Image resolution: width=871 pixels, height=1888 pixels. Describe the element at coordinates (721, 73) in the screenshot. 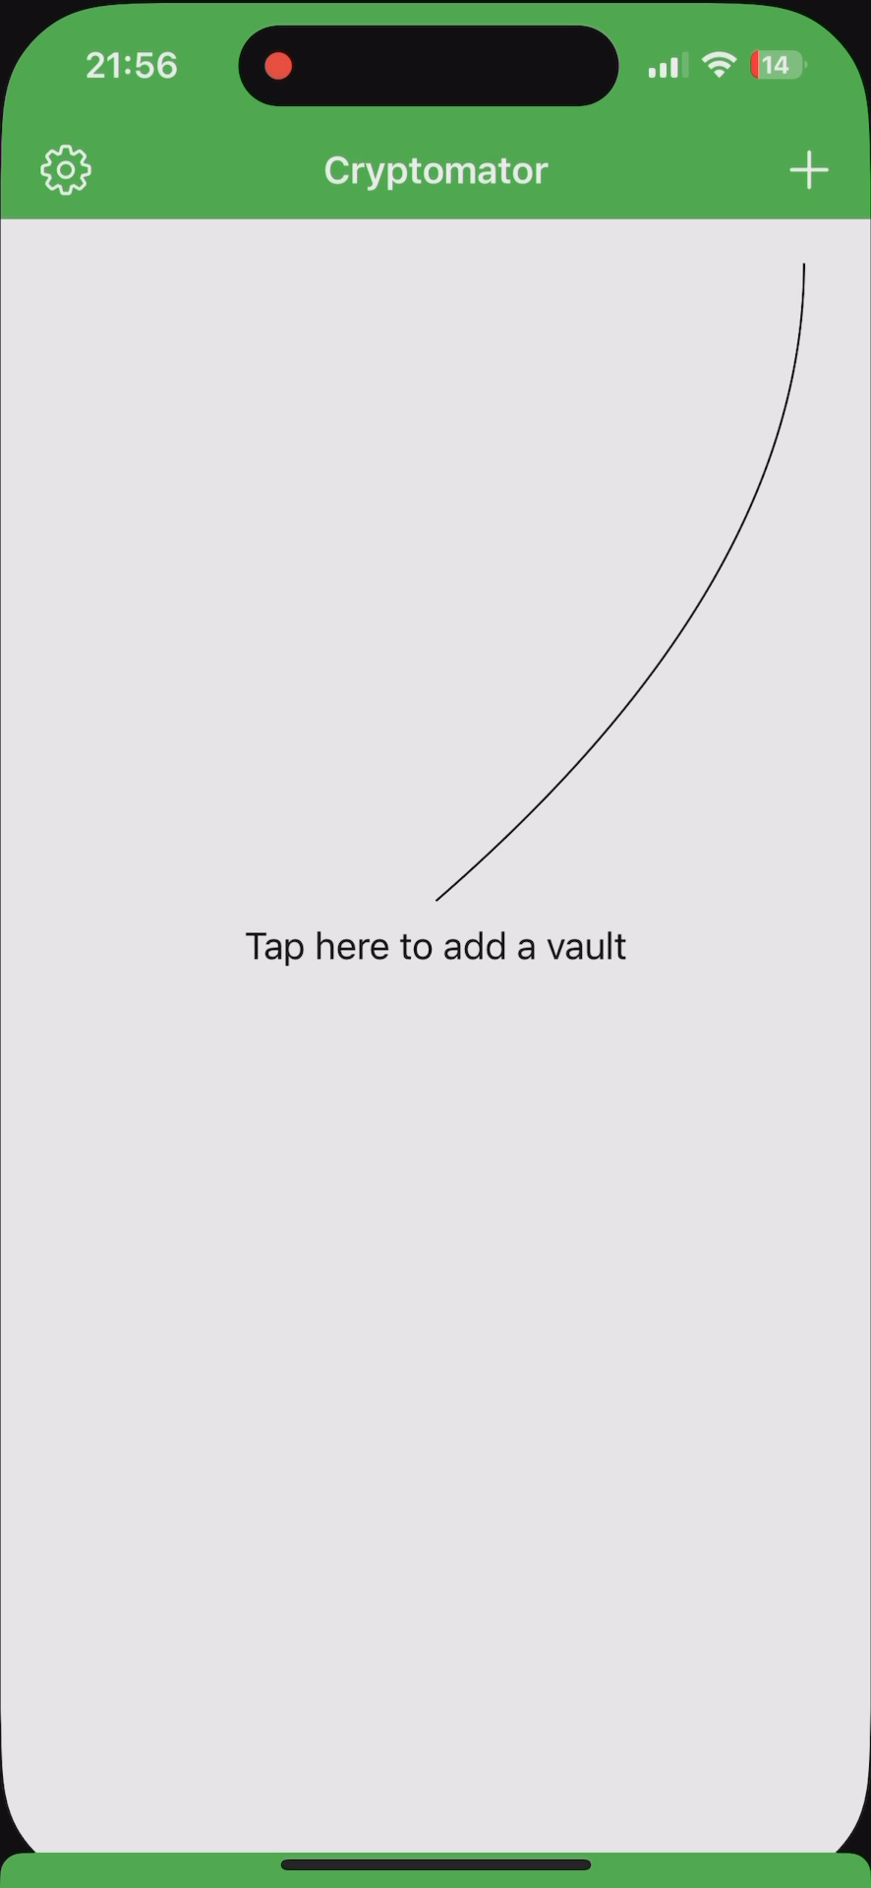

I see `wi-fi` at that location.